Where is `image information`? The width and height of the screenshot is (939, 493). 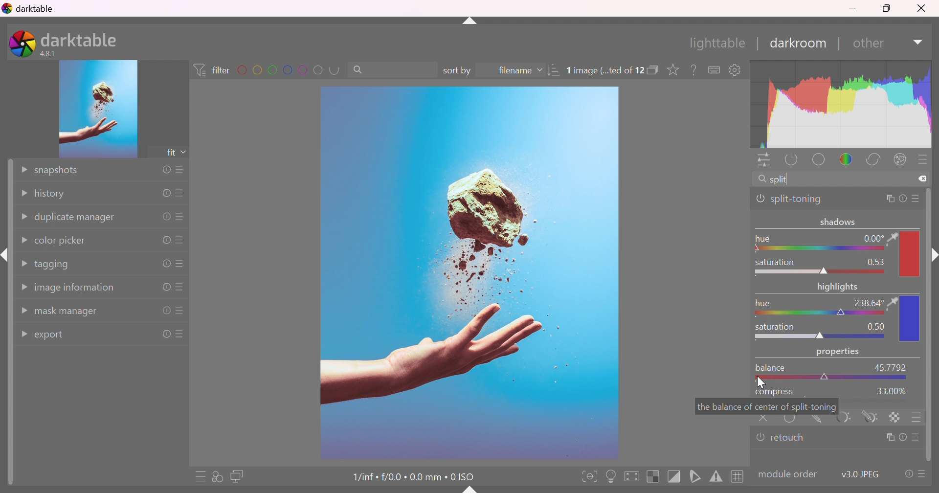 image information is located at coordinates (77, 289).